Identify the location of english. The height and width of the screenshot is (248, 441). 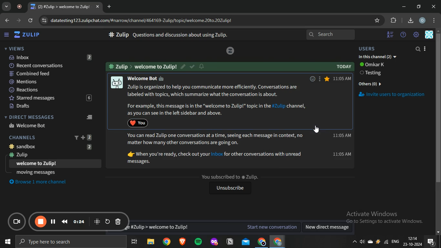
(395, 242).